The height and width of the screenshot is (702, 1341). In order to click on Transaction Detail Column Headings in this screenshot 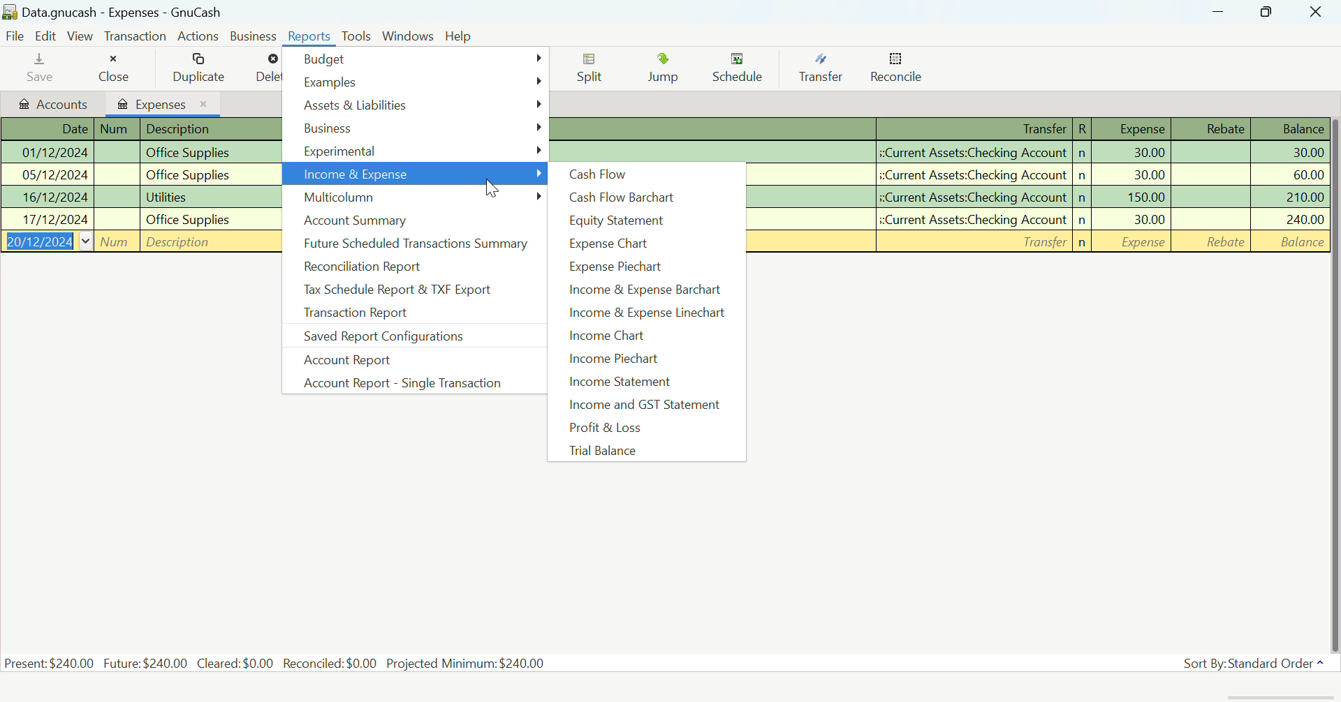, I will do `click(138, 129)`.